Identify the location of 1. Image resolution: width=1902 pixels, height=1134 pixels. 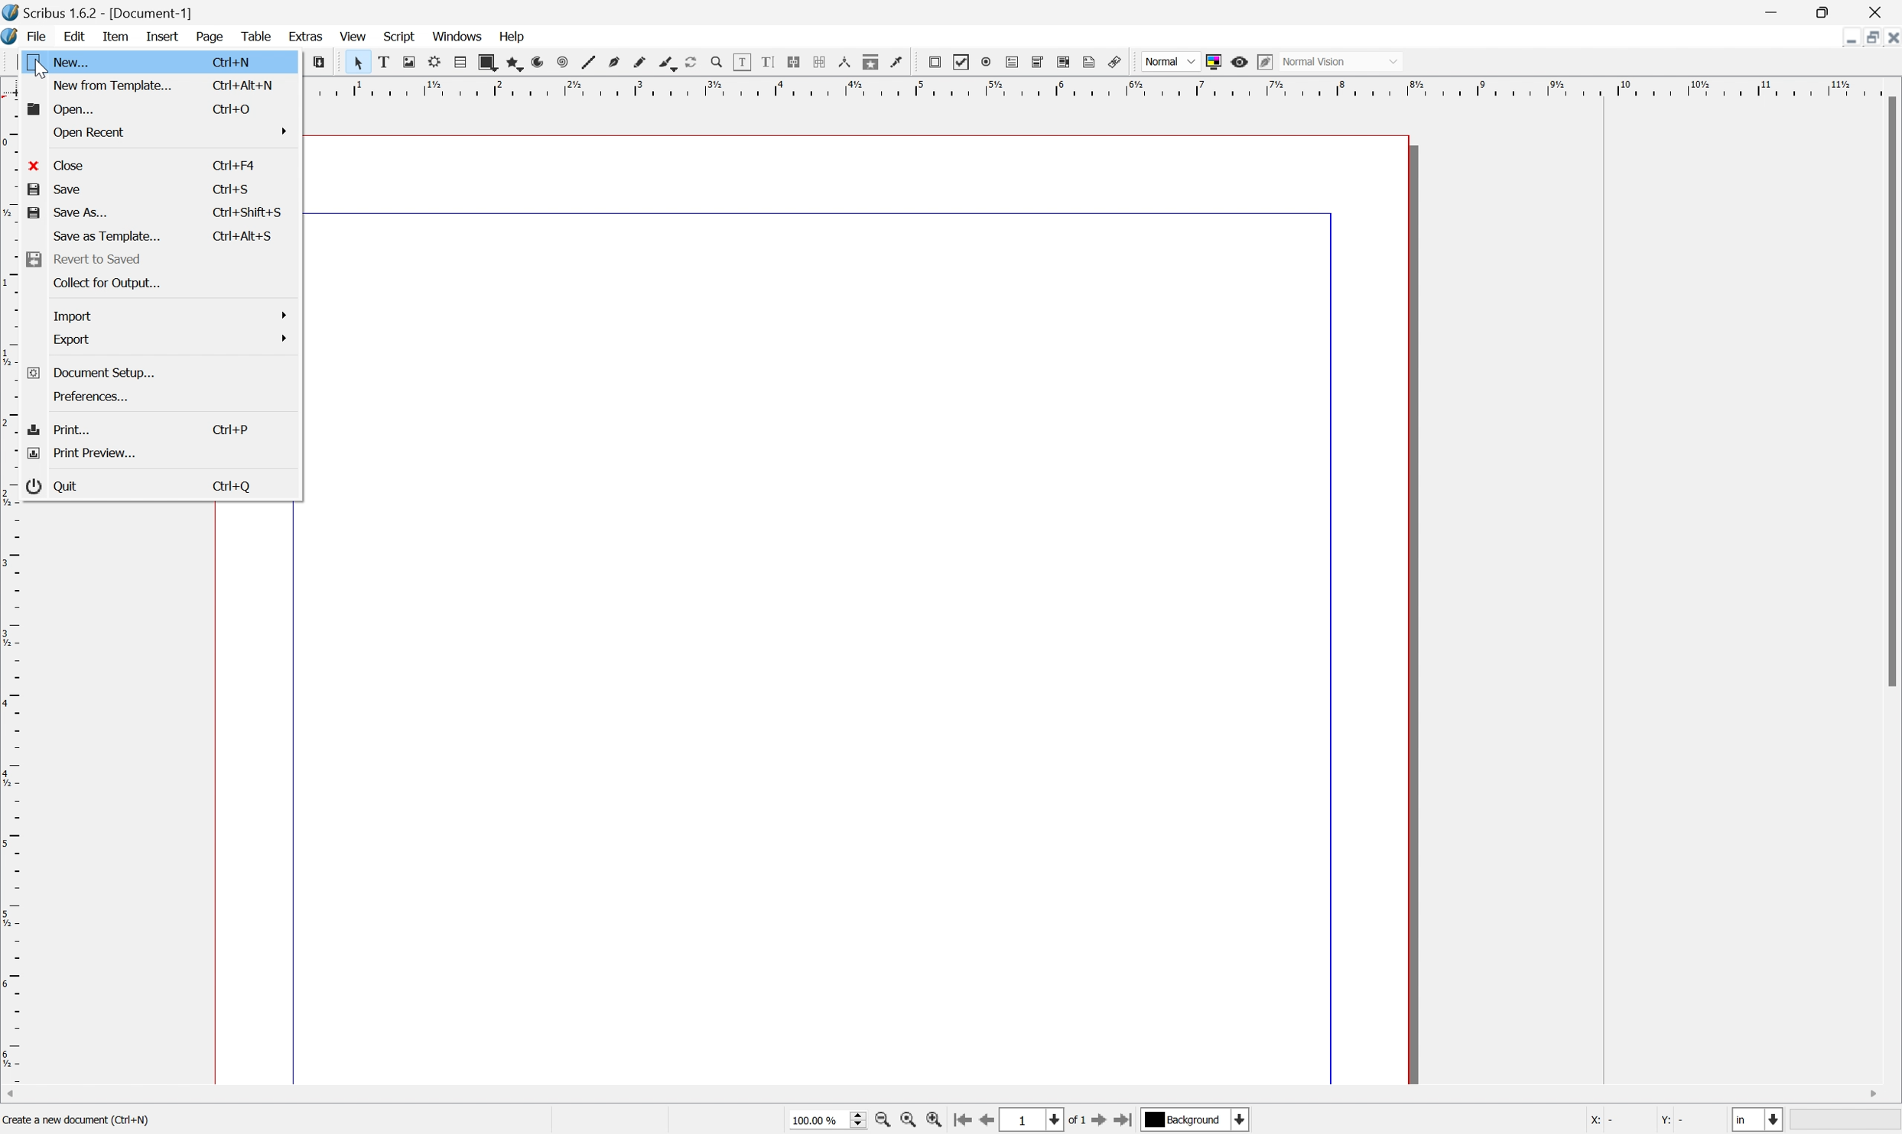
(1033, 1119).